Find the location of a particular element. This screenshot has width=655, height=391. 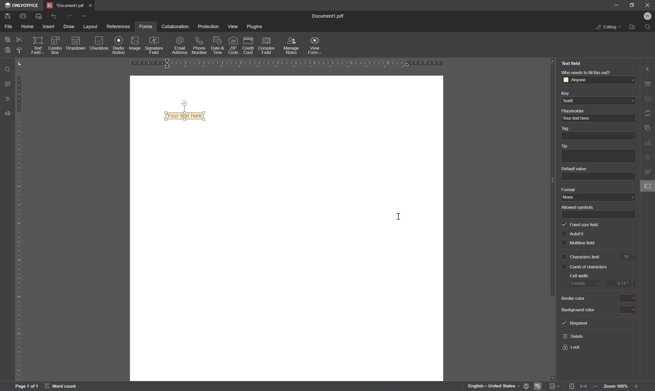

protection is located at coordinates (208, 26).